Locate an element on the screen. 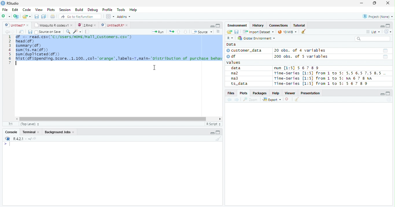 The height and width of the screenshot is (207, 395). 200 obs. of 5 variables is located at coordinates (300, 57).